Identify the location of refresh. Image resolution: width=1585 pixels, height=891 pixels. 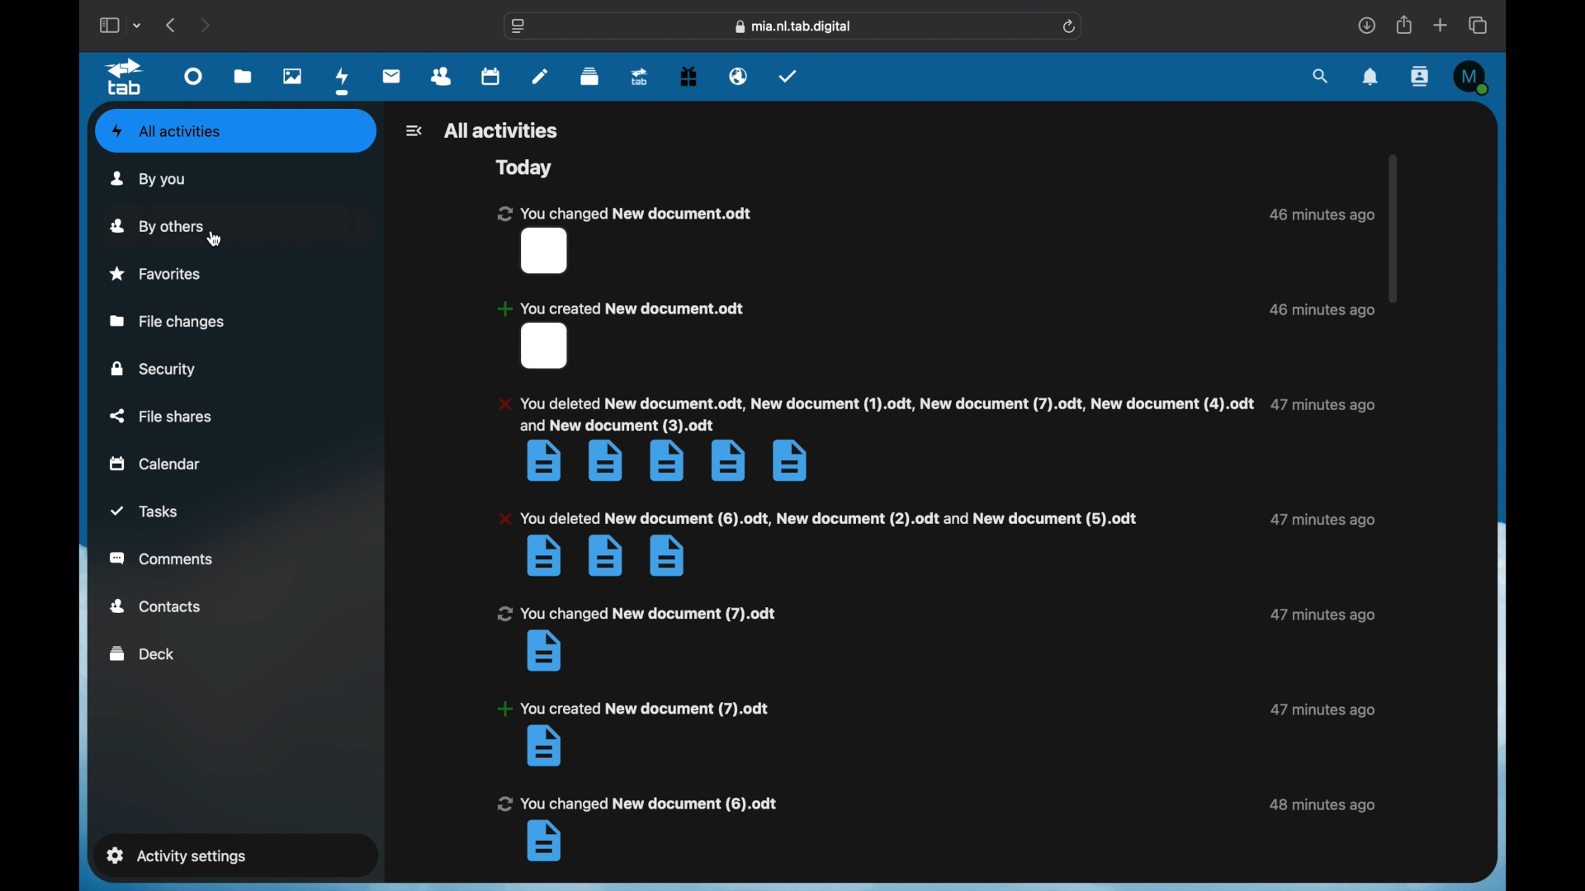
(1070, 26).